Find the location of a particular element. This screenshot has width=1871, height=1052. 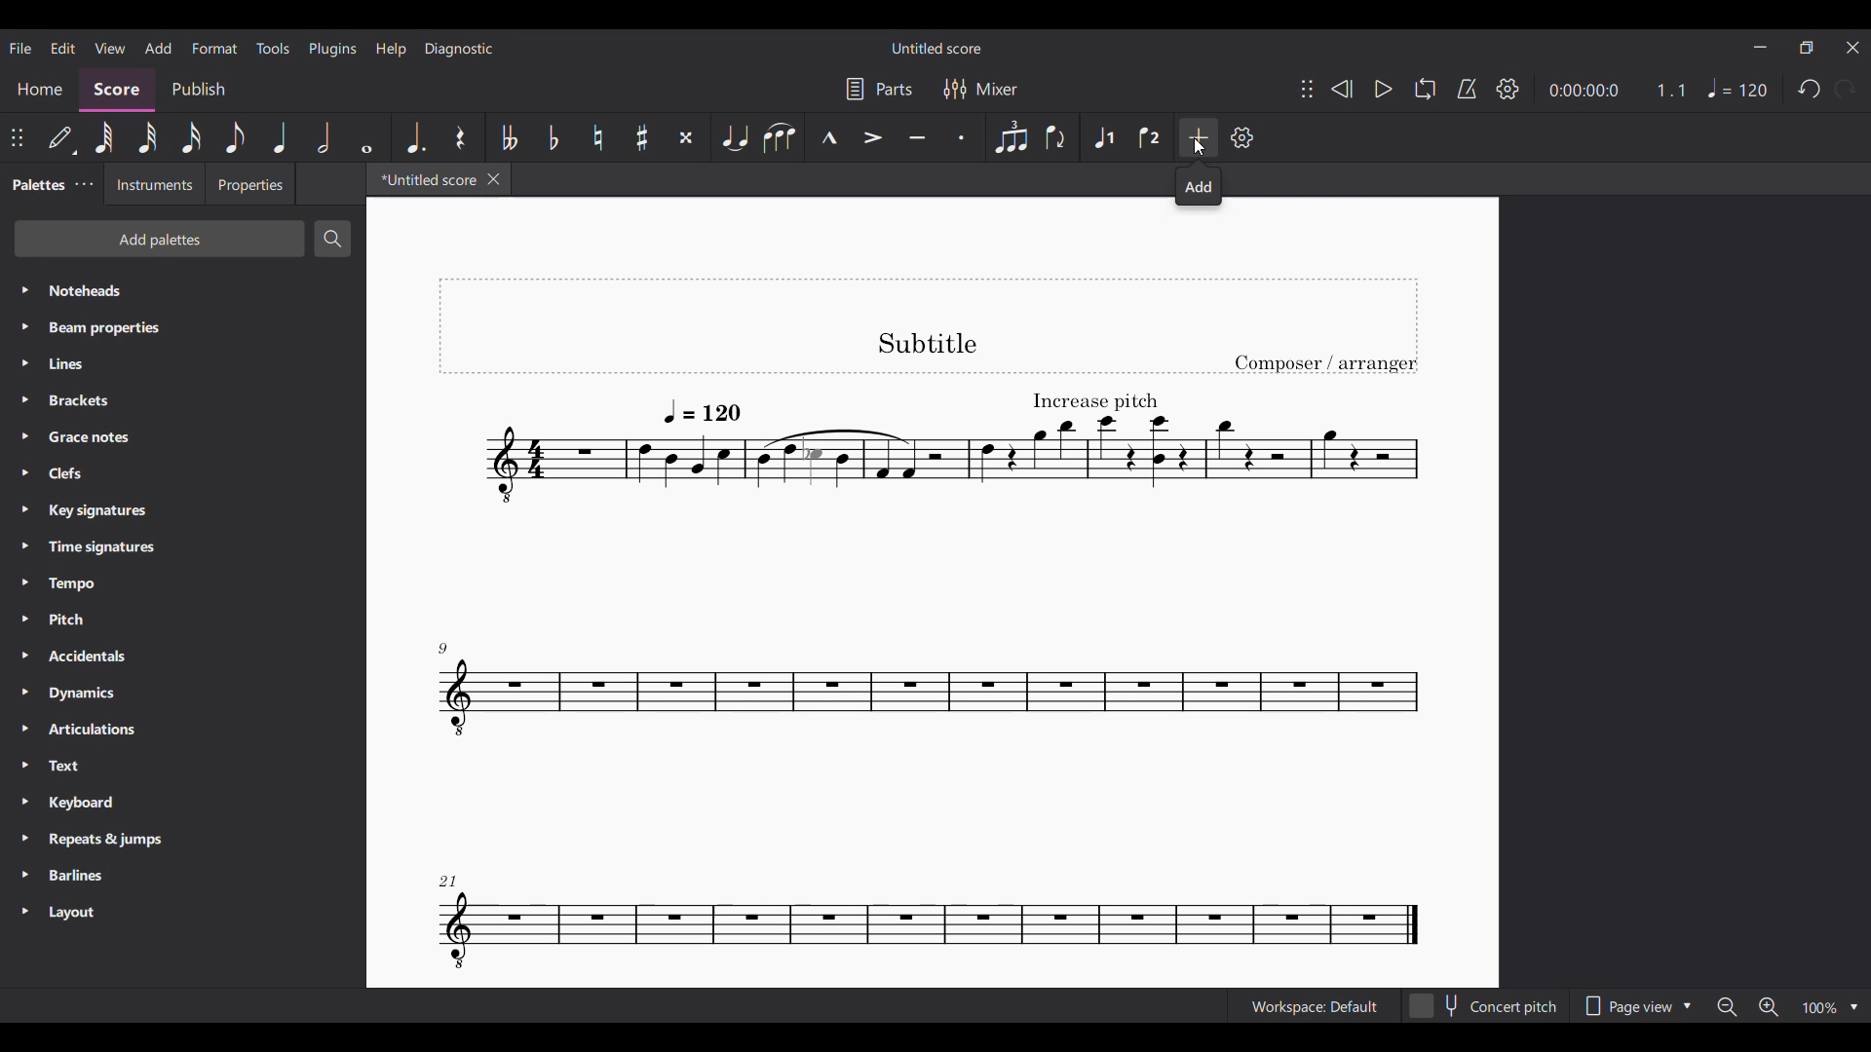

Beam properties is located at coordinates (182, 327).